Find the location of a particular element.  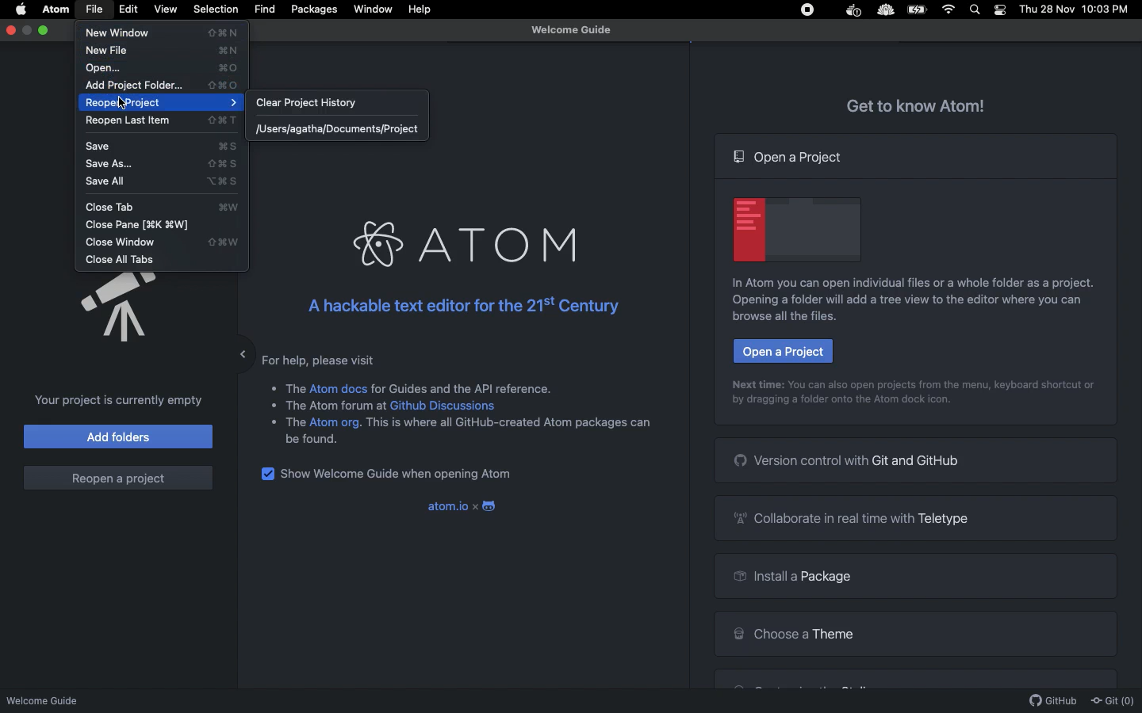

Date is located at coordinates (1048, 10).